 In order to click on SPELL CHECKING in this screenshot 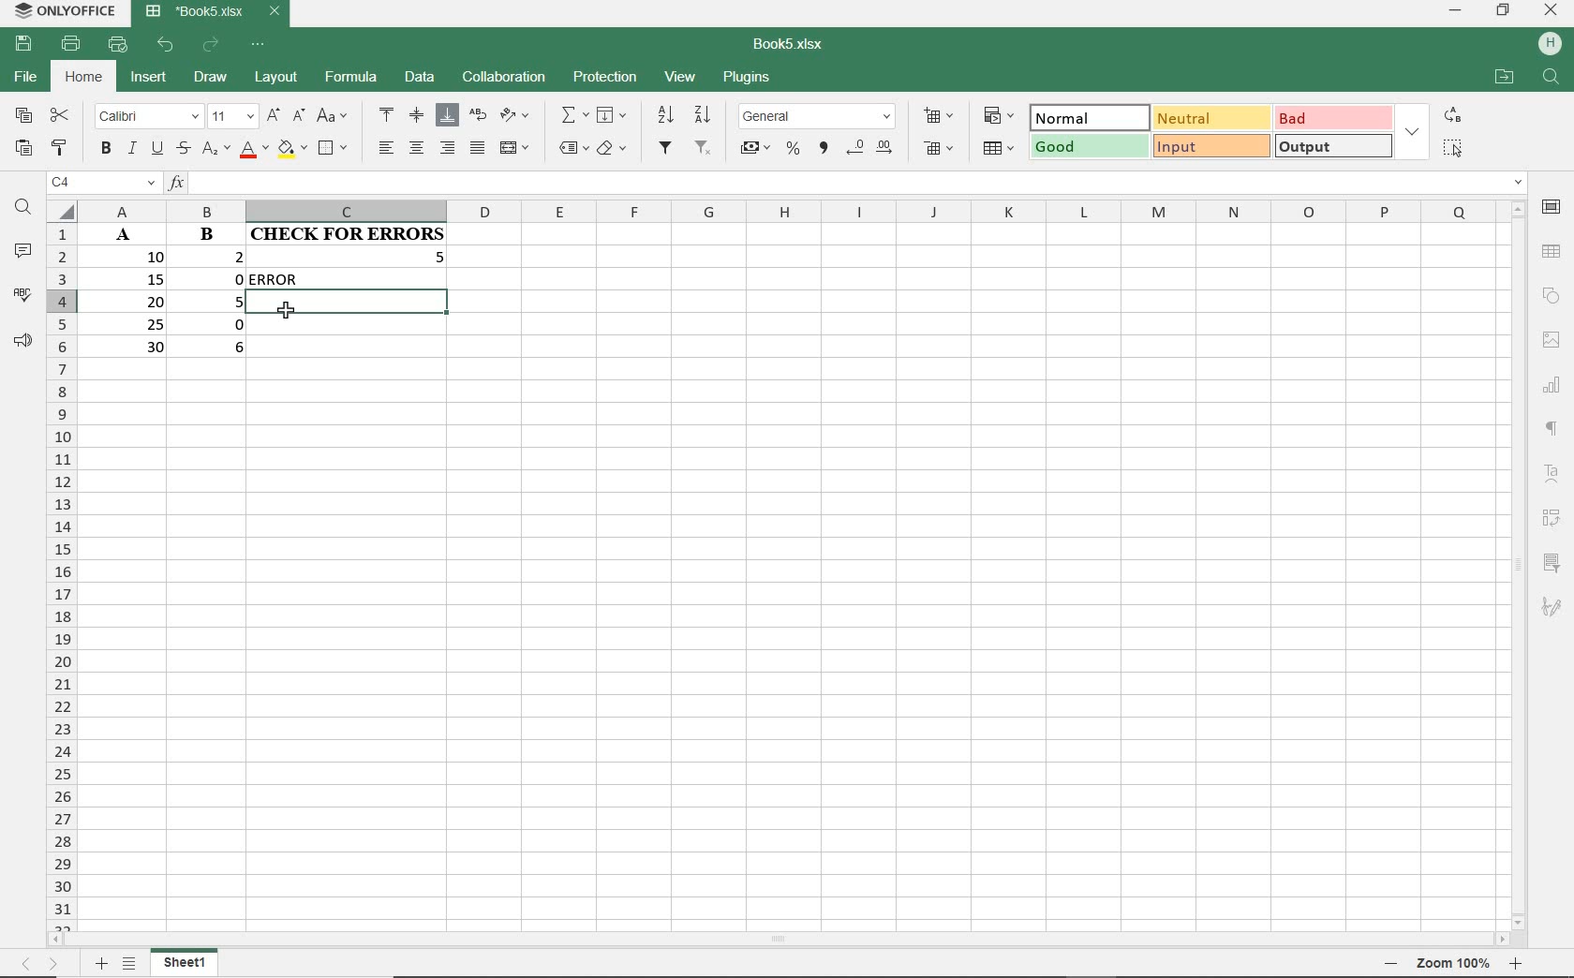, I will do `click(22, 292)`.